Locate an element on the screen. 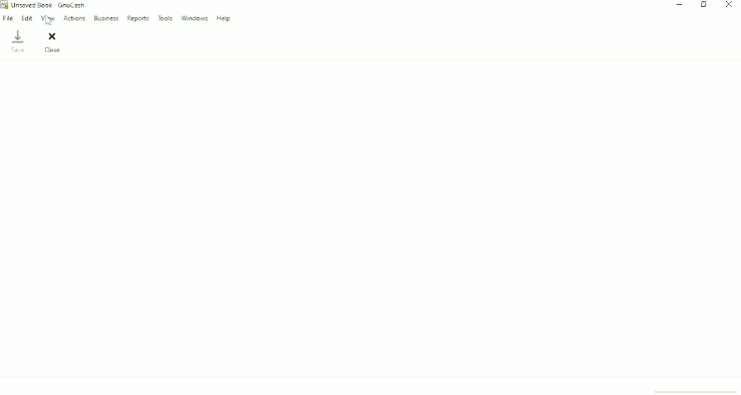  Close is located at coordinates (52, 42).